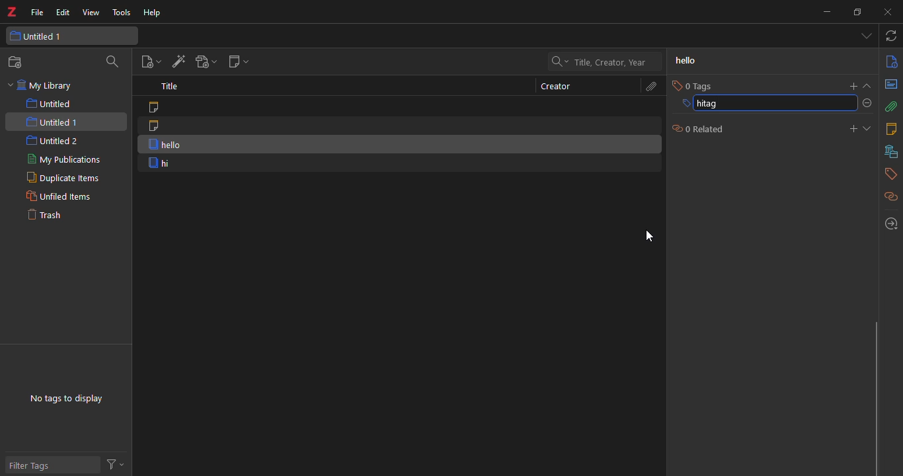 This screenshot has width=903, height=476. What do you see at coordinates (16, 63) in the screenshot?
I see `new collection` at bounding box center [16, 63].